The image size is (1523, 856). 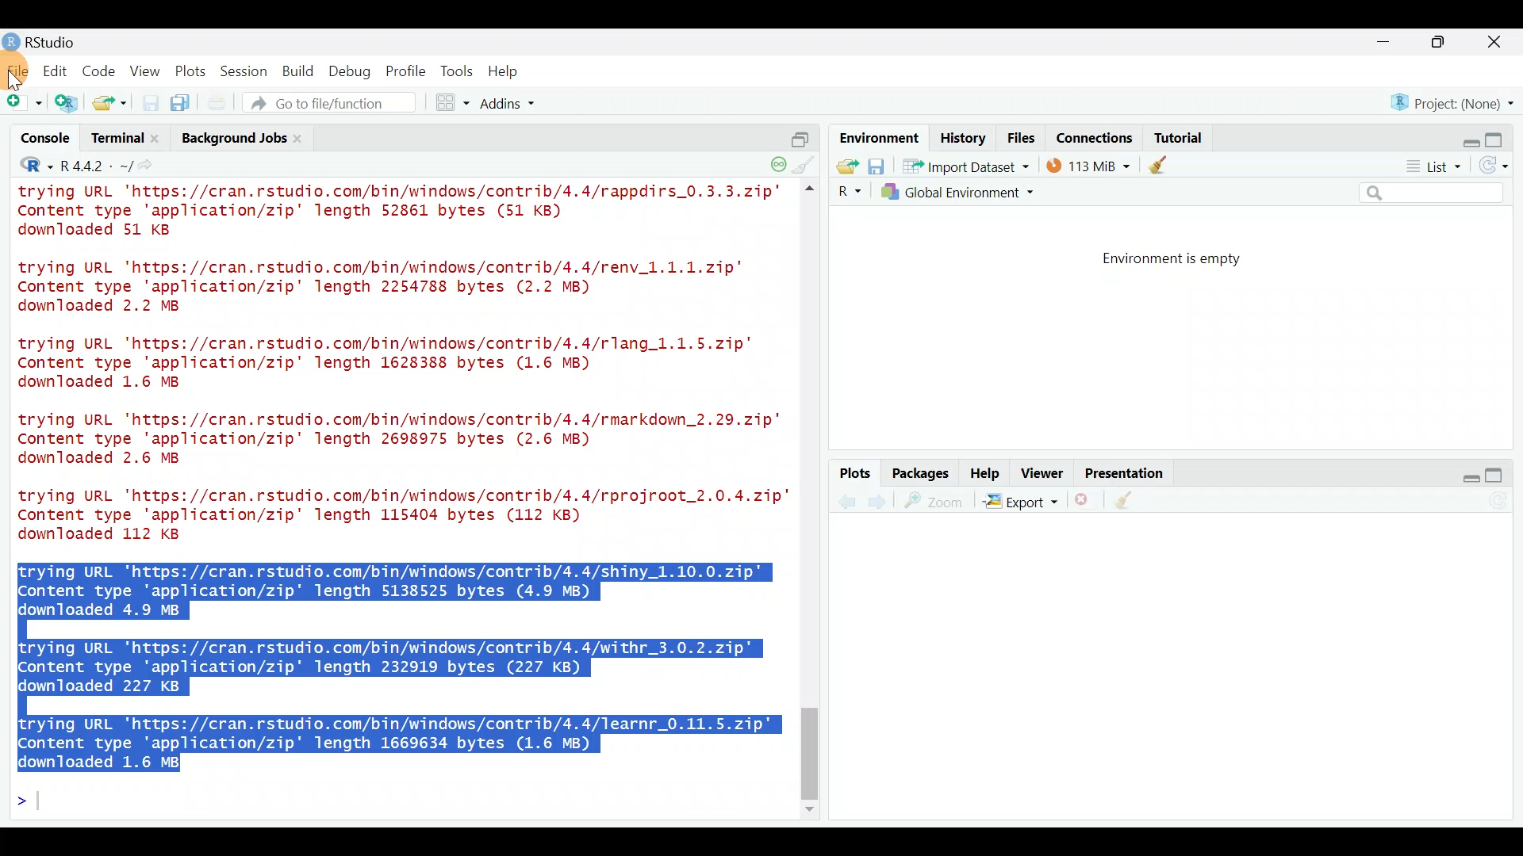 I want to click on Workspace panes, so click(x=454, y=103).